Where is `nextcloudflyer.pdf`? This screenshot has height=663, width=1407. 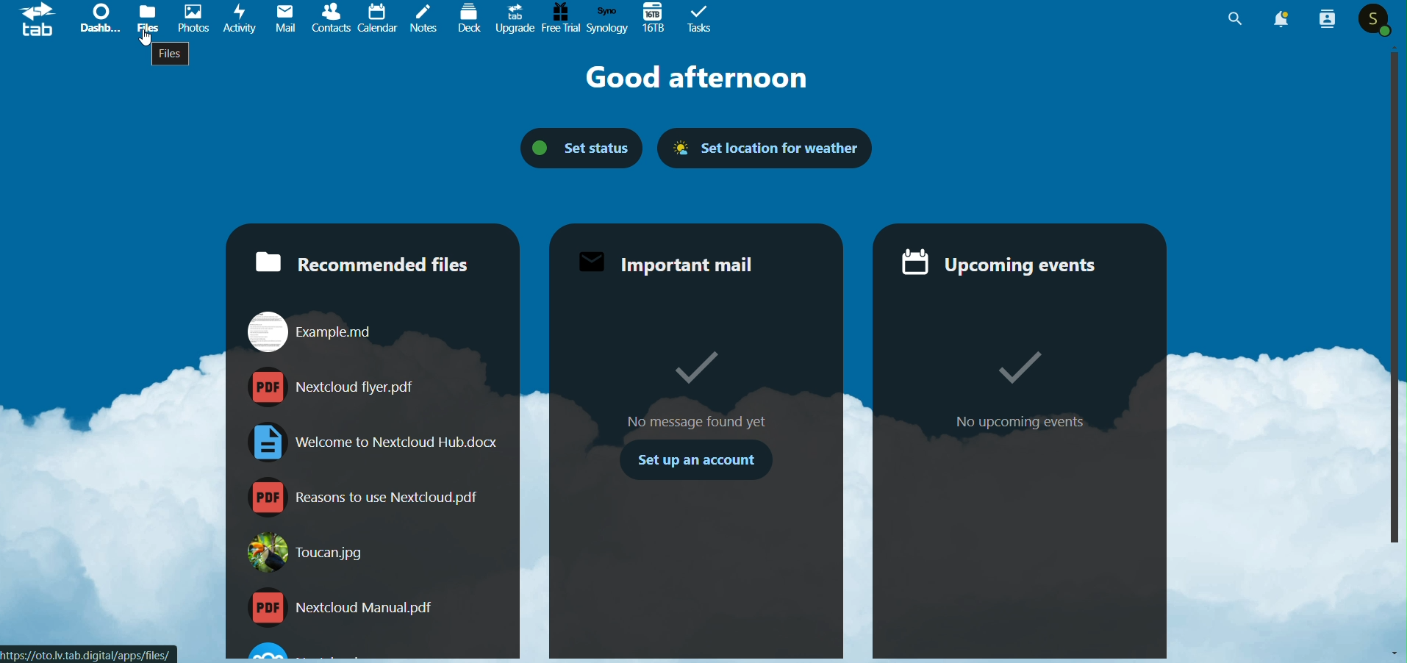
nextcloudflyer.pdf is located at coordinates (343, 389).